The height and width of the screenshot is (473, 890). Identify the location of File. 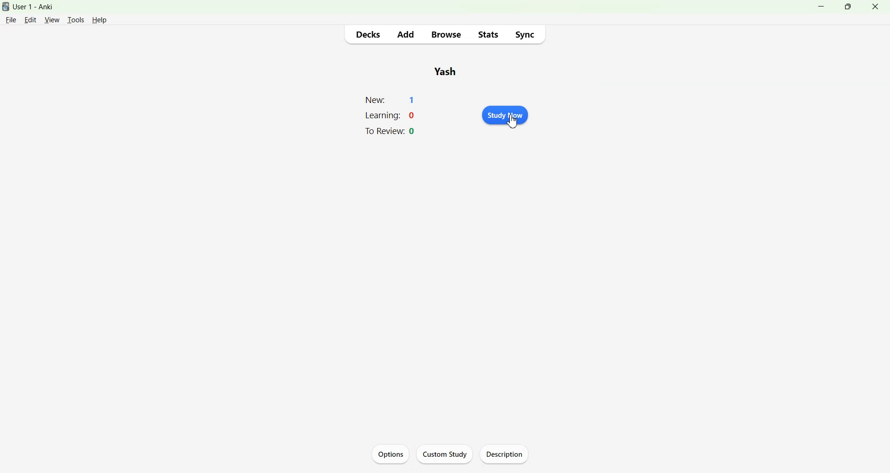
(11, 19).